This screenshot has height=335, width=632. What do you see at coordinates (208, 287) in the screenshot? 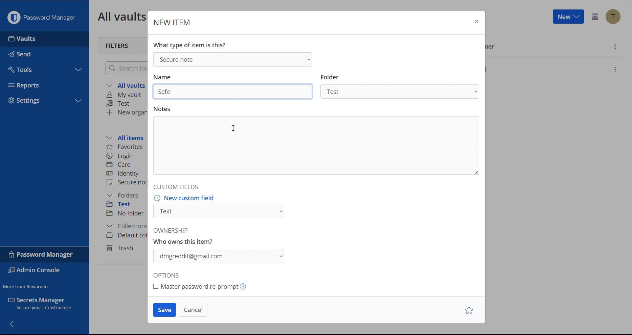
I see `Master password re-prompt` at bounding box center [208, 287].